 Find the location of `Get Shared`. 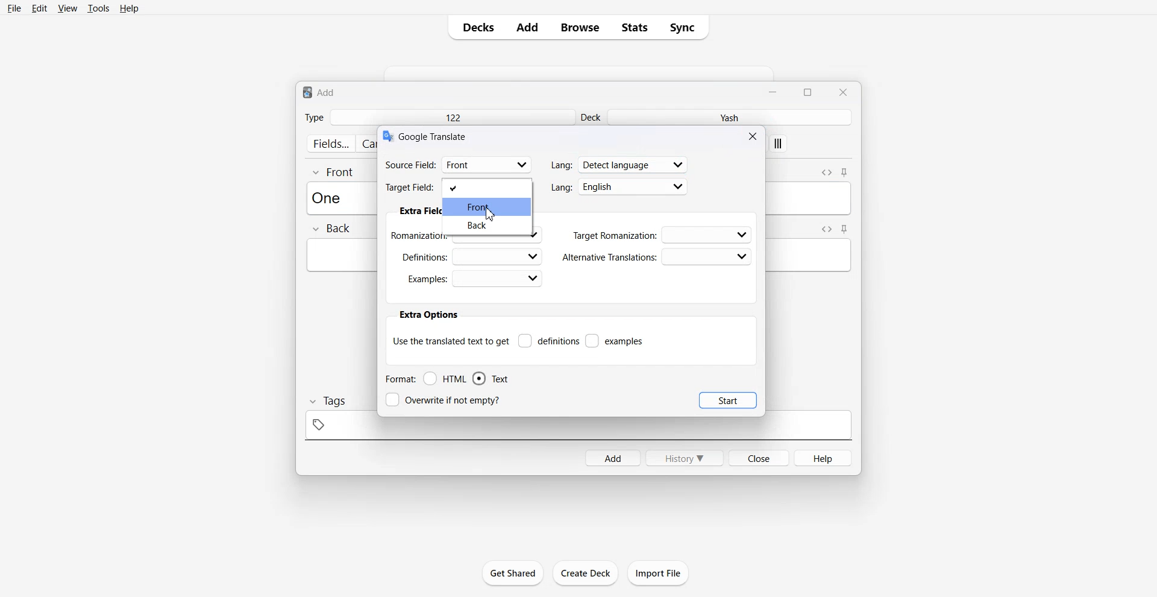

Get Shared is located at coordinates (513, 573).